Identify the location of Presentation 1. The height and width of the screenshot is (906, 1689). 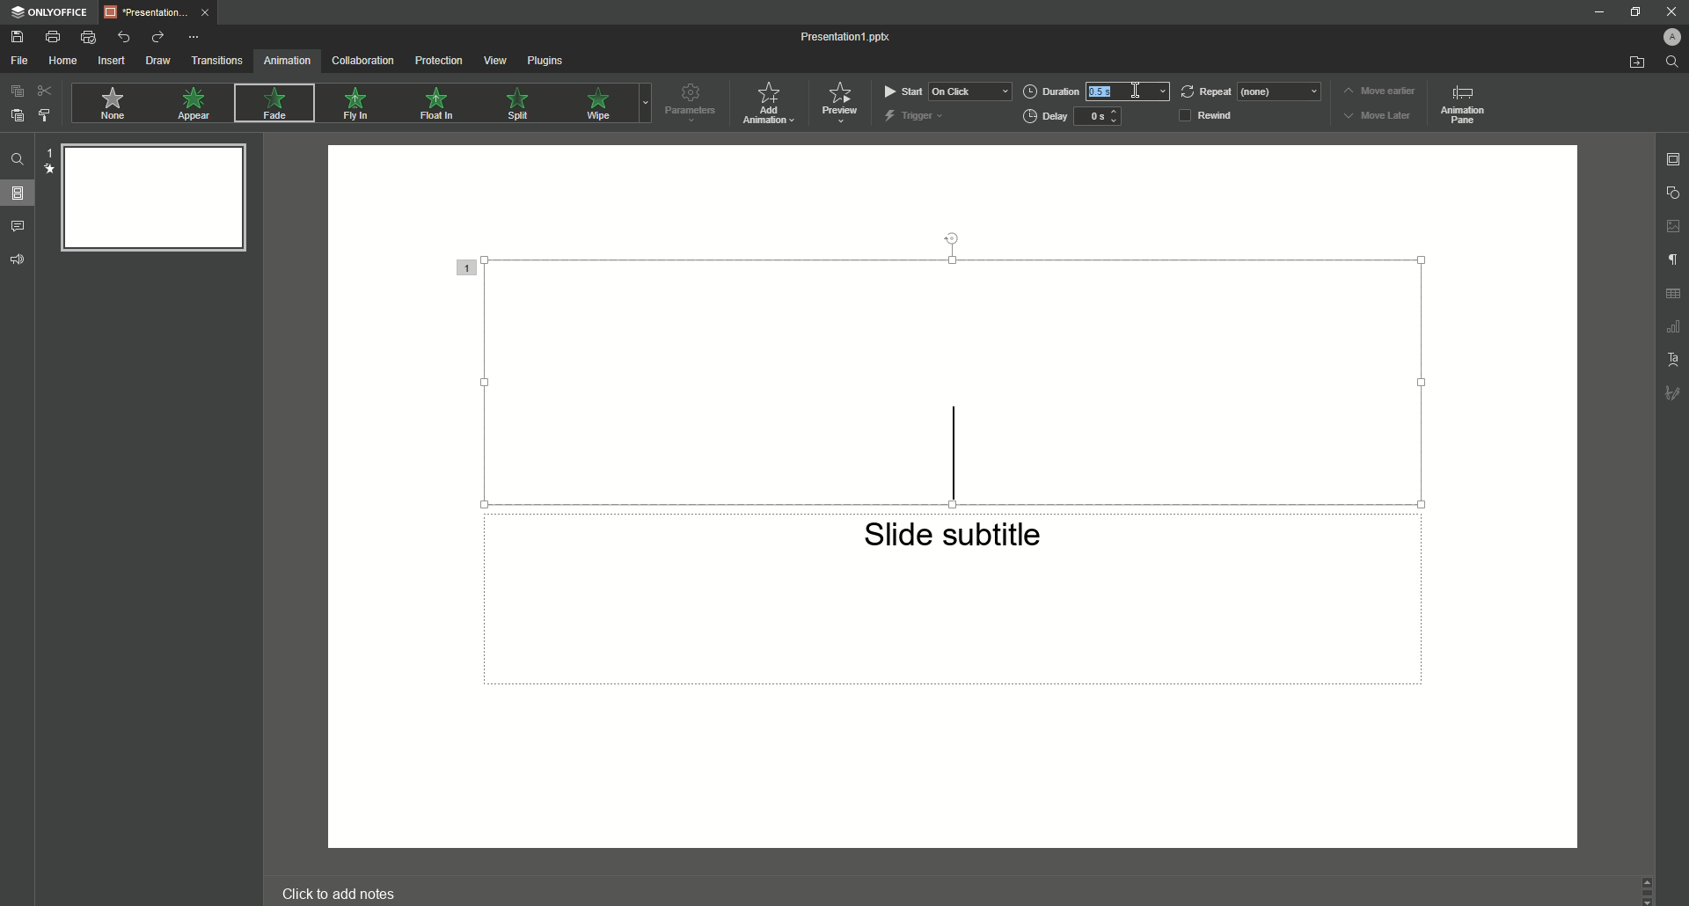
(847, 38).